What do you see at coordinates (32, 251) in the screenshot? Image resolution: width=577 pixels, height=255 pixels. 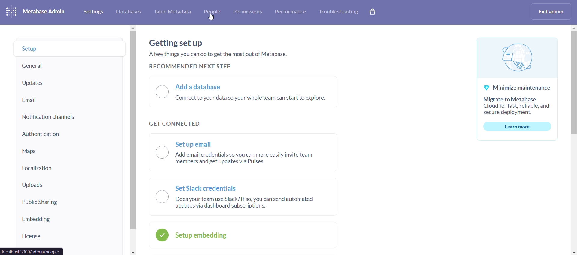 I see `url` at bounding box center [32, 251].